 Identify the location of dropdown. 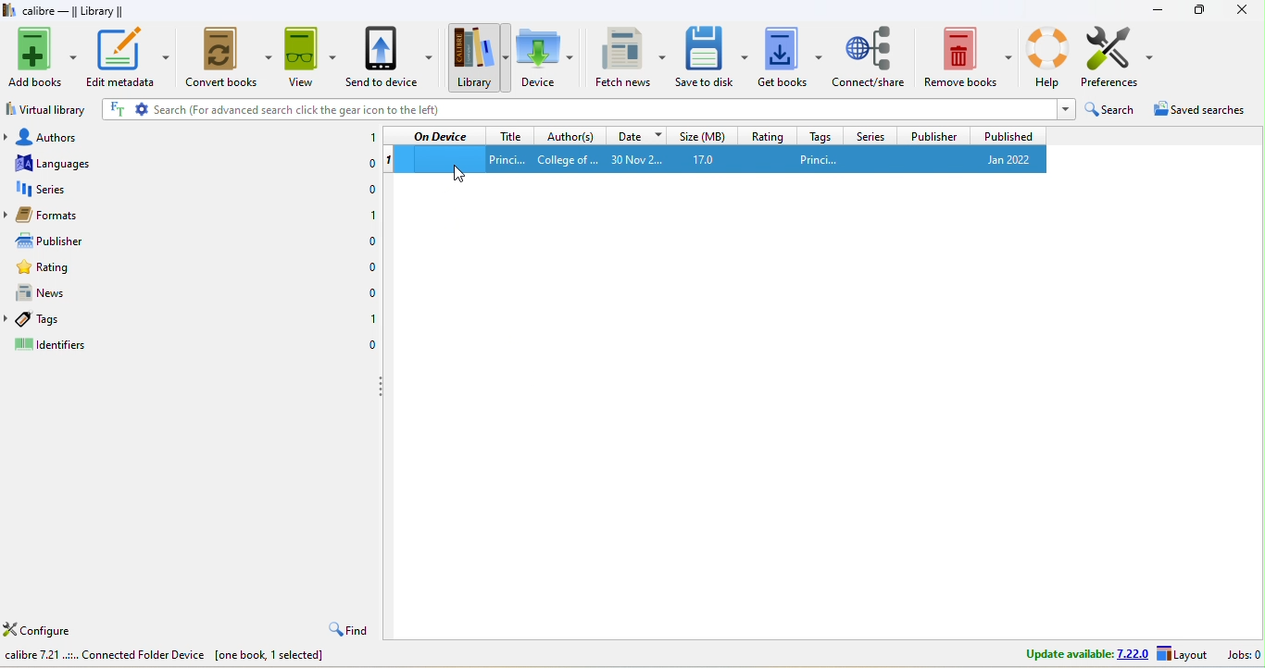
(1064, 109).